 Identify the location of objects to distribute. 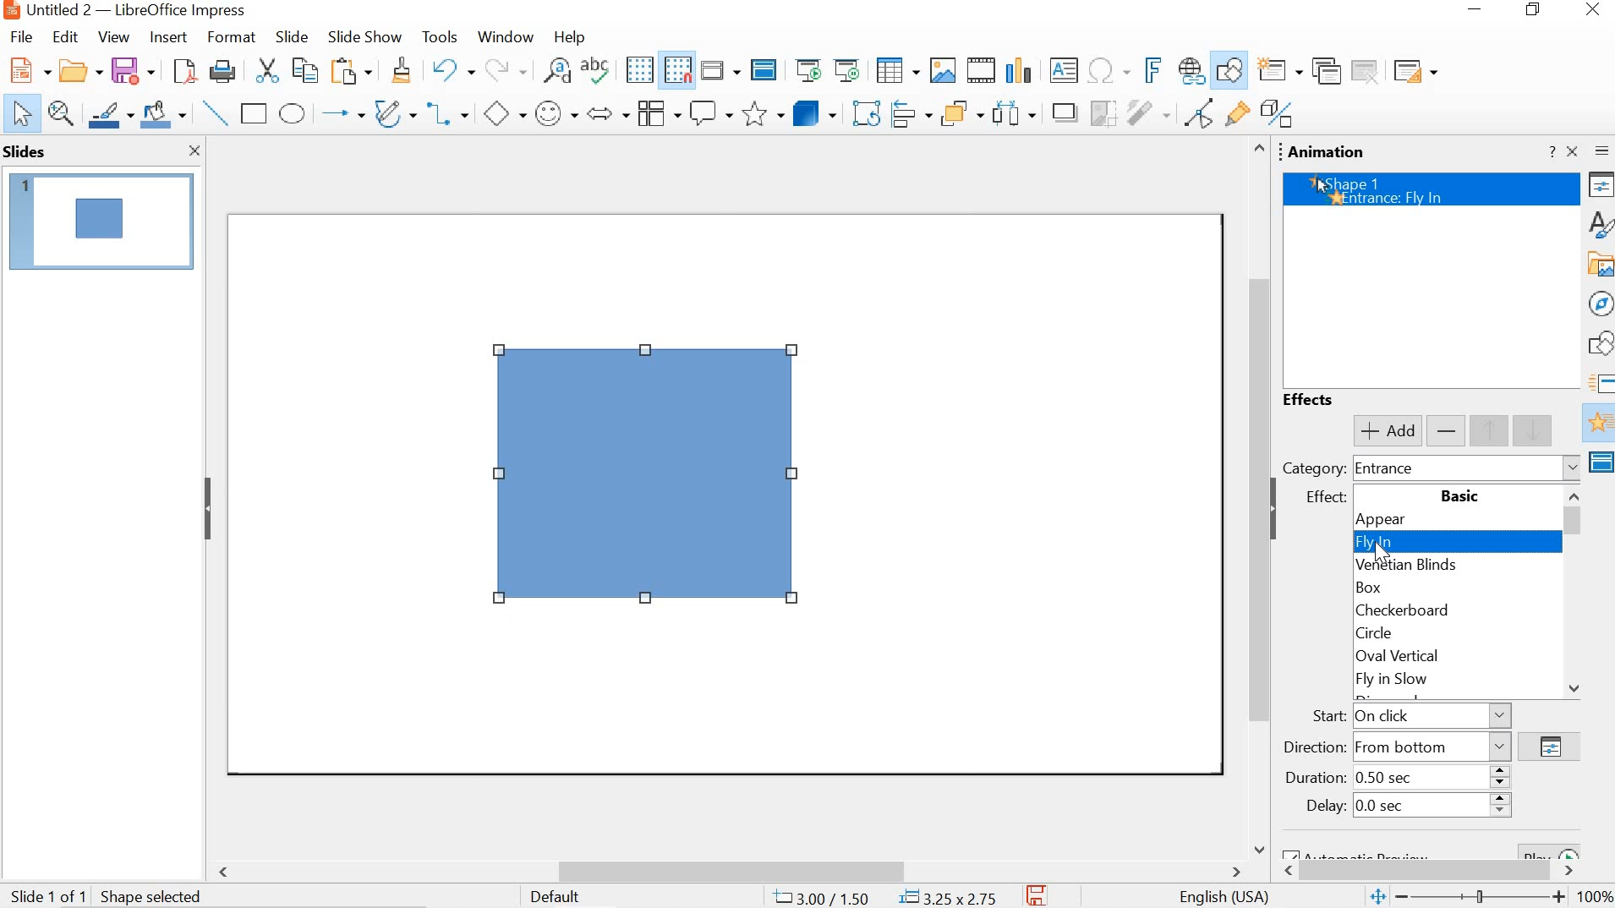
(1015, 111).